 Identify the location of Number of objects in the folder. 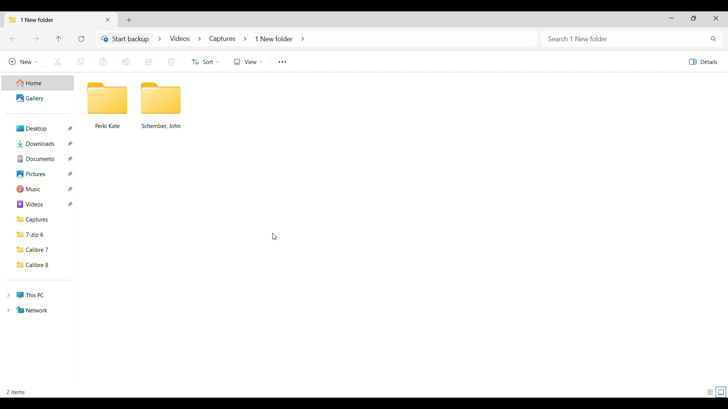
(17, 392).